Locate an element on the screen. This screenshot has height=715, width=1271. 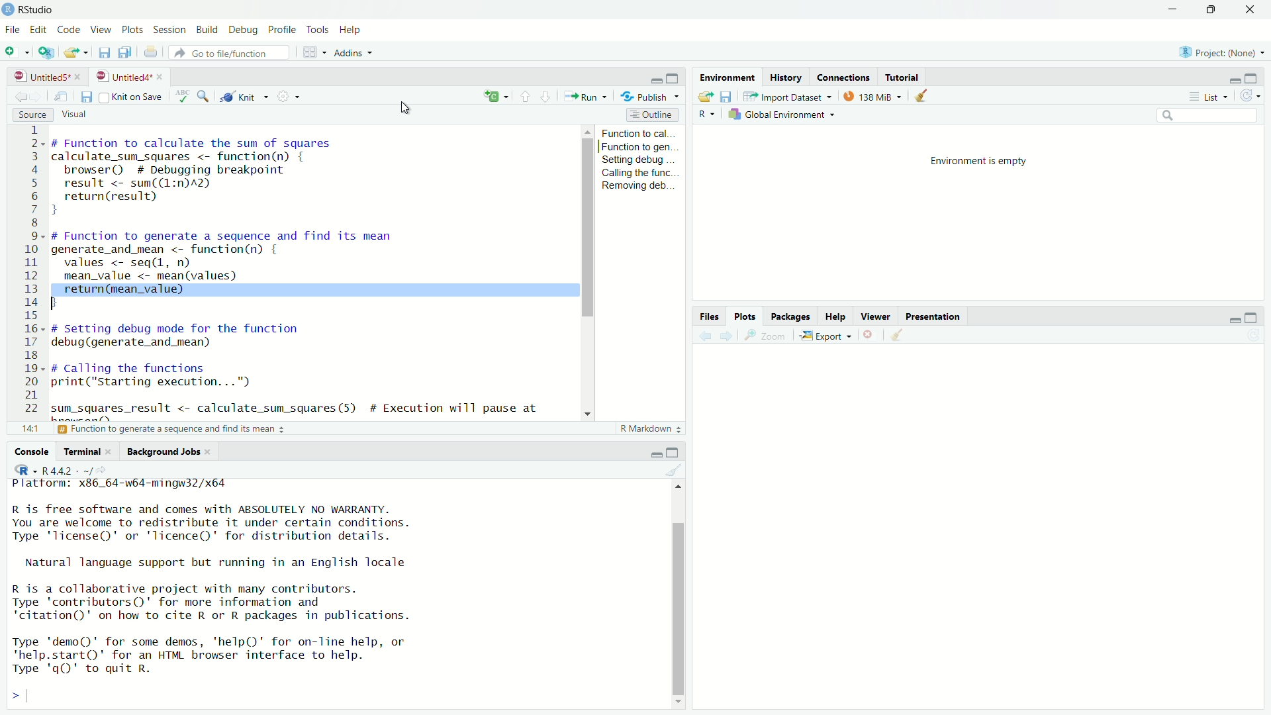
setting debug... is located at coordinates (639, 160).